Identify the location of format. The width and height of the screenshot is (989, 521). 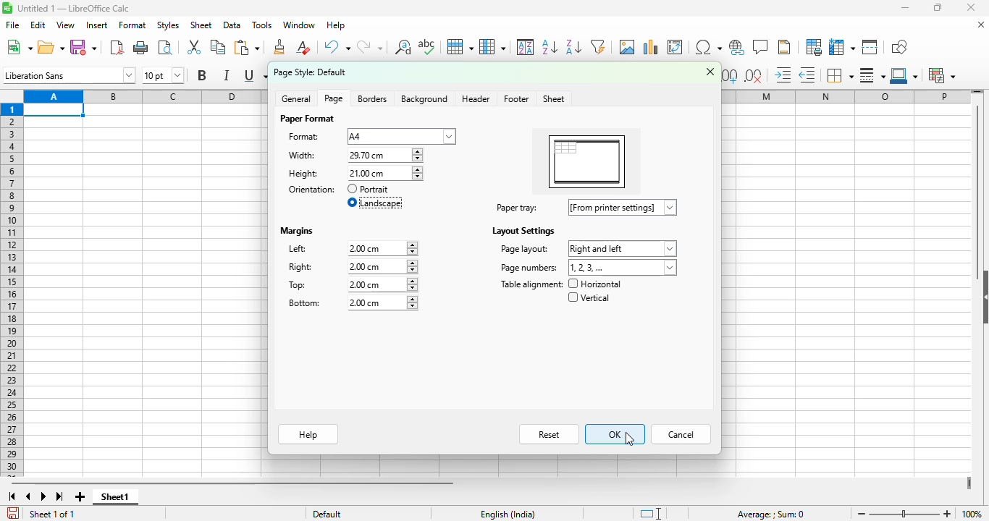
(133, 25).